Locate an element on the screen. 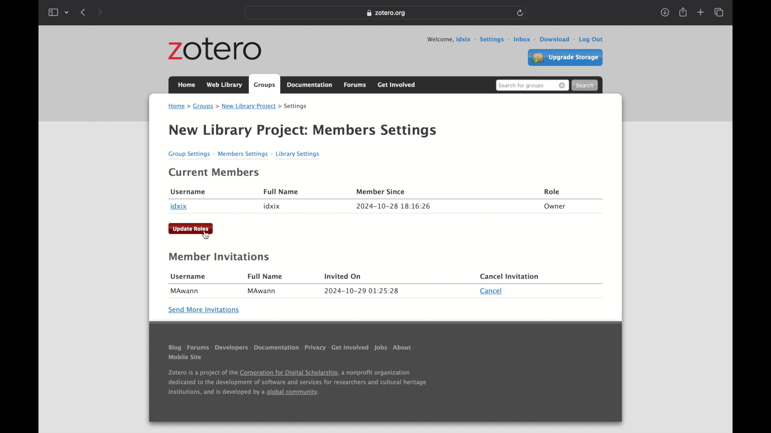 The width and height of the screenshot is (771, 433). documentation is located at coordinates (276, 347).